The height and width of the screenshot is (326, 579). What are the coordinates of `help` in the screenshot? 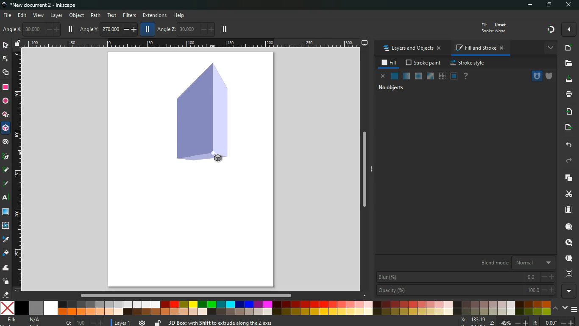 It's located at (465, 76).